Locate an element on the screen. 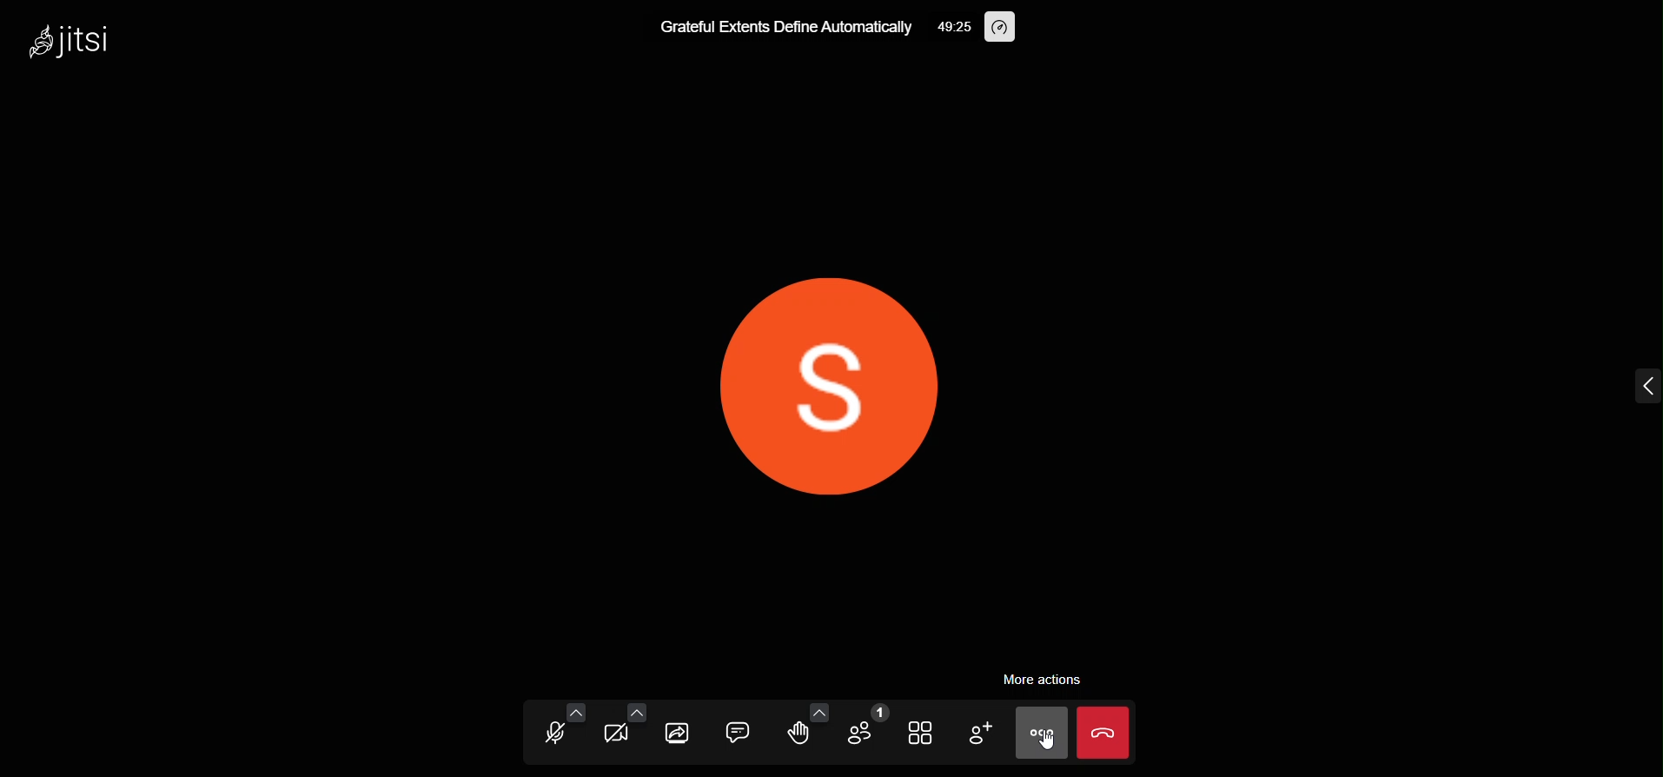 This screenshot has width=1663, height=777. participants is located at coordinates (867, 728).